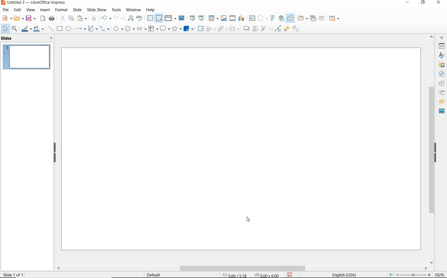 The image size is (447, 278). What do you see at coordinates (213, 18) in the screenshot?
I see `TABLE` at bounding box center [213, 18].